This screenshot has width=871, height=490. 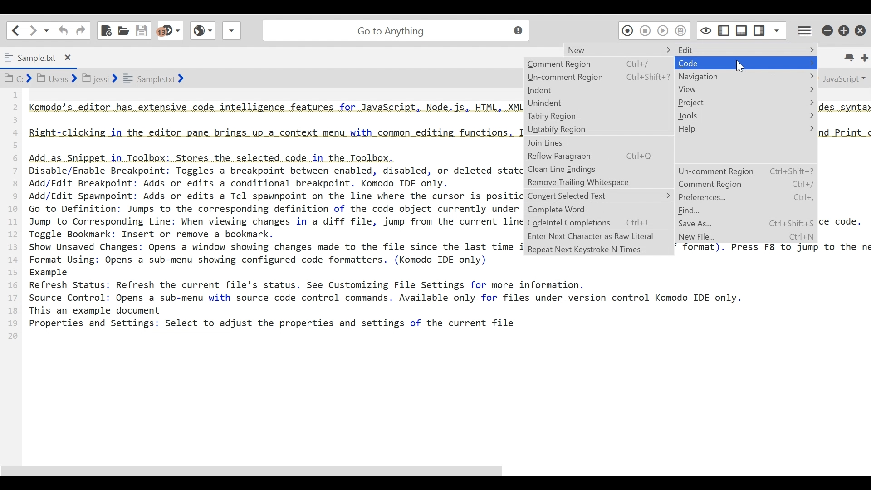 What do you see at coordinates (682, 30) in the screenshot?
I see `Save Macro to Toolboz as Superscript` at bounding box center [682, 30].